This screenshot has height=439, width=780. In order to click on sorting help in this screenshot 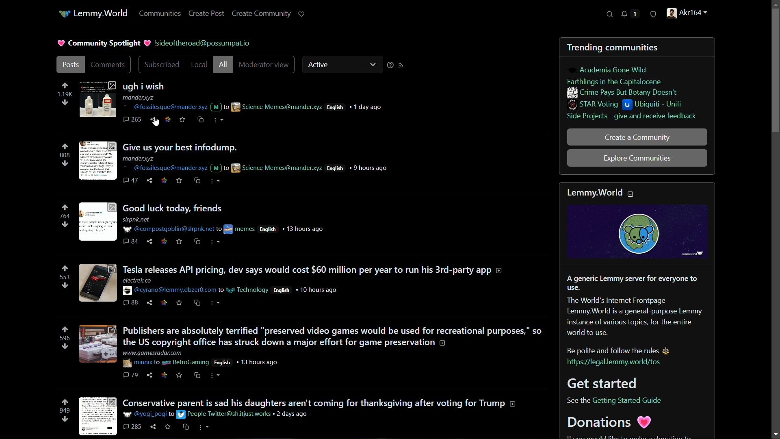, I will do `click(389, 66)`.